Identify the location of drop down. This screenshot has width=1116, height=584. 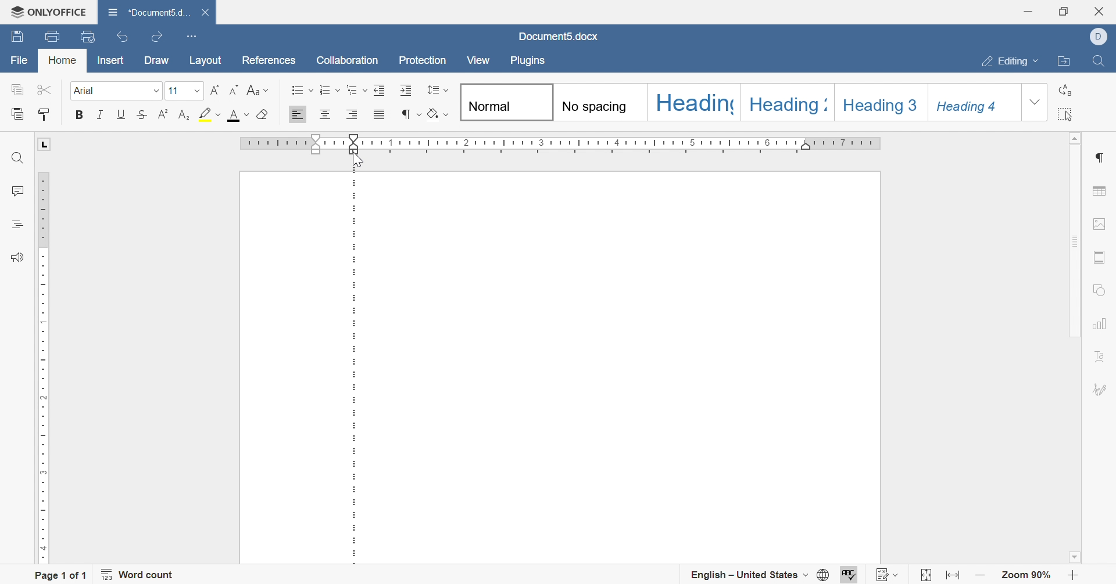
(198, 91).